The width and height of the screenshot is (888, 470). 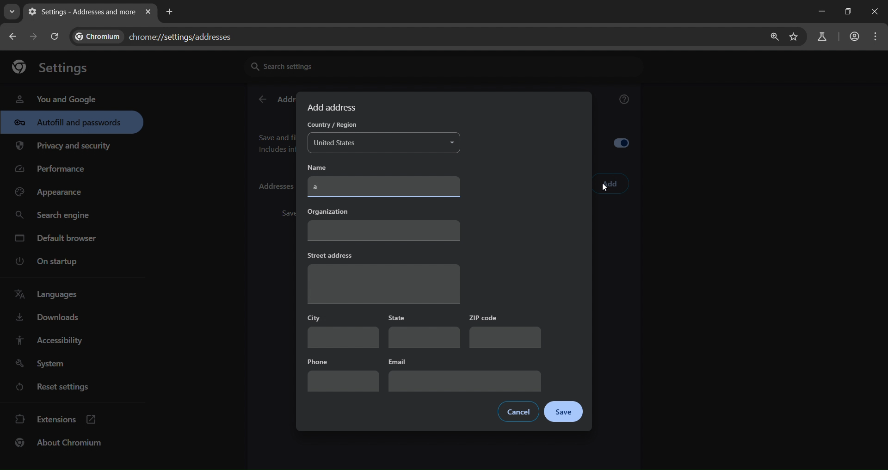 I want to click on accessibility, so click(x=48, y=340).